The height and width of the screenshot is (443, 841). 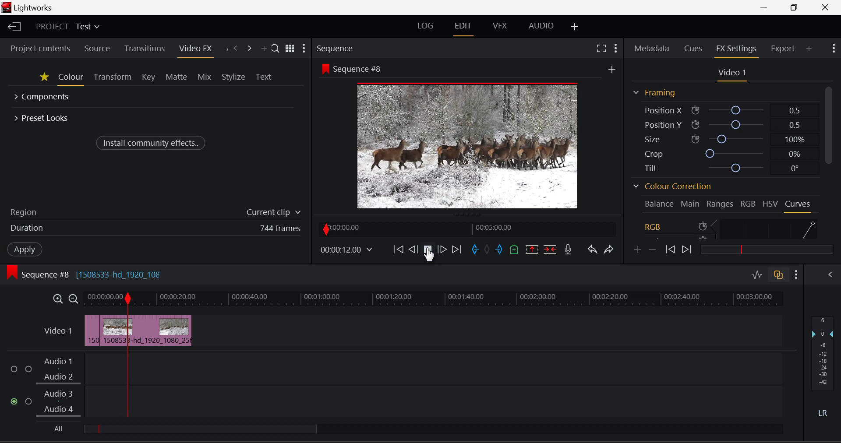 What do you see at coordinates (24, 250) in the screenshot?
I see `Apply` at bounding box center [24, 250].